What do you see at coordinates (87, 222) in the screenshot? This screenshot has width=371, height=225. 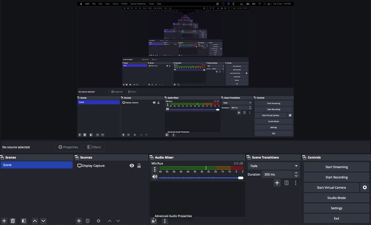 I see `delete` at bounding box center [87, 222].